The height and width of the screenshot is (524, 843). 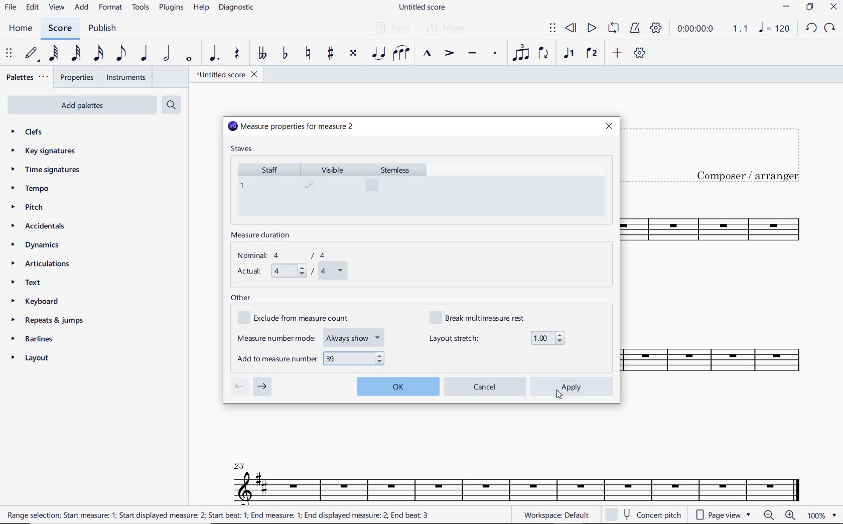 I want to click on stemless, so click(x=399, y=189).